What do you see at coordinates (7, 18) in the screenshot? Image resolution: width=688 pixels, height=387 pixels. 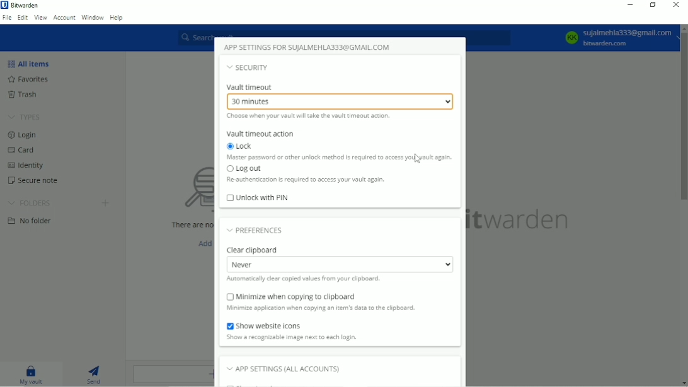 I see `File` at bounding box center [7, 18].